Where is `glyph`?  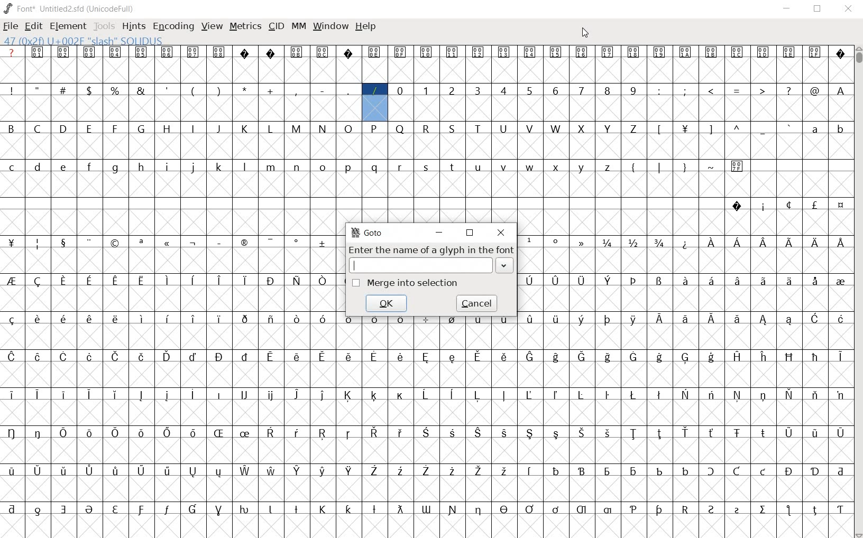
glyph is located at coordinates (425, 432).